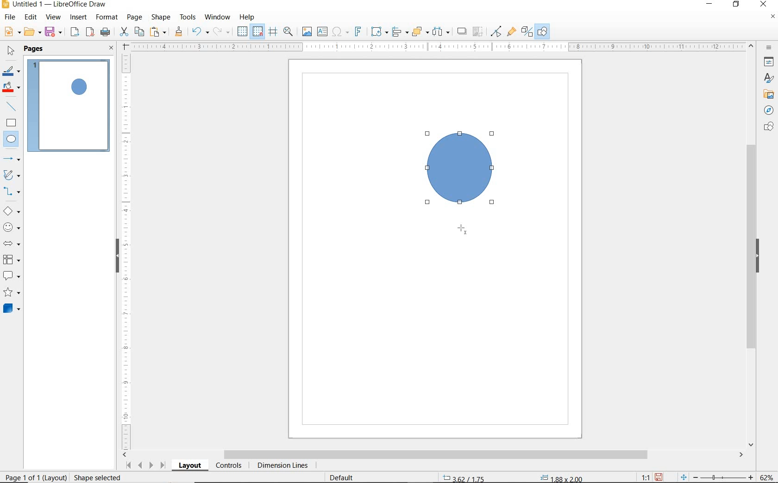 The width and height of the screenshot is (778, 483). What do you see at coordinates (80, 88) in the screenshot?
I see `CIRCLE ADDED` at bounding box center [80, 88].